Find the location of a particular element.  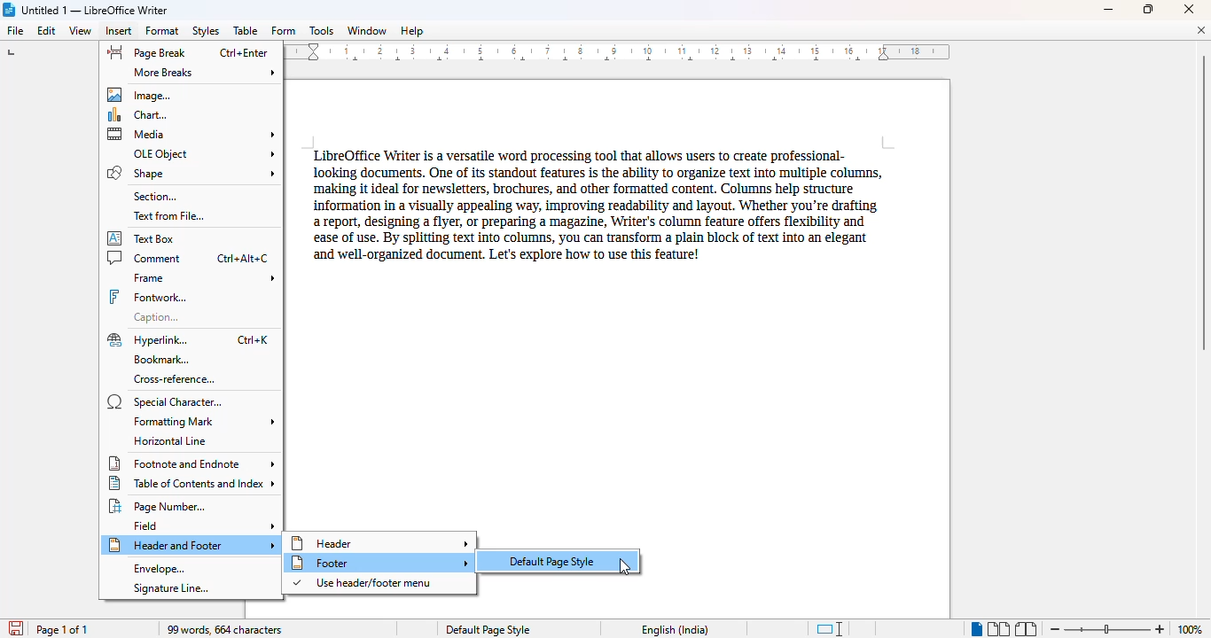

field is located at coordinates (205, 525).